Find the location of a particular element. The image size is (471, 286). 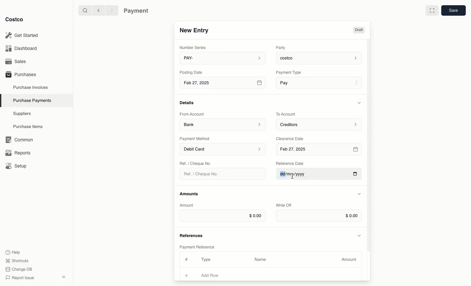

PAY- is located at coordinates (223, 58).